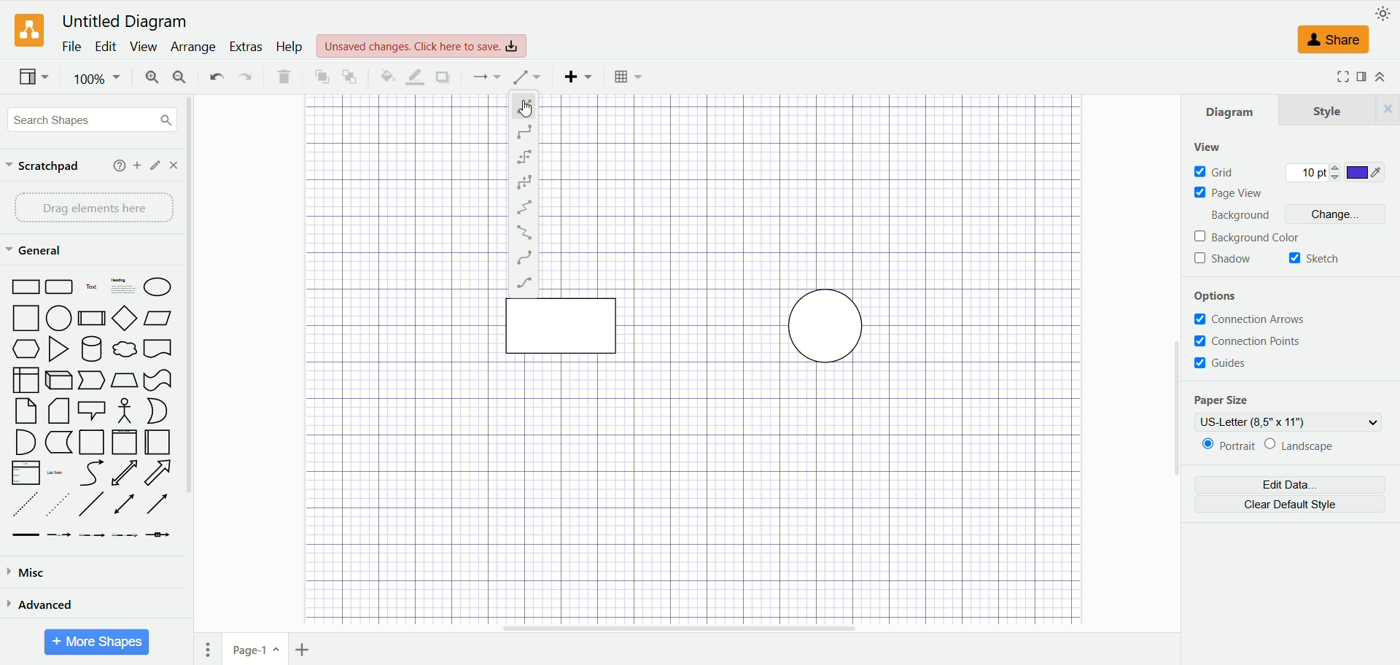 This screenshot has height=665, width=1400. What do you see at coordinates (1223, 400) in the screenshot?
I see `paper size` at bounding box center [1223, 400].